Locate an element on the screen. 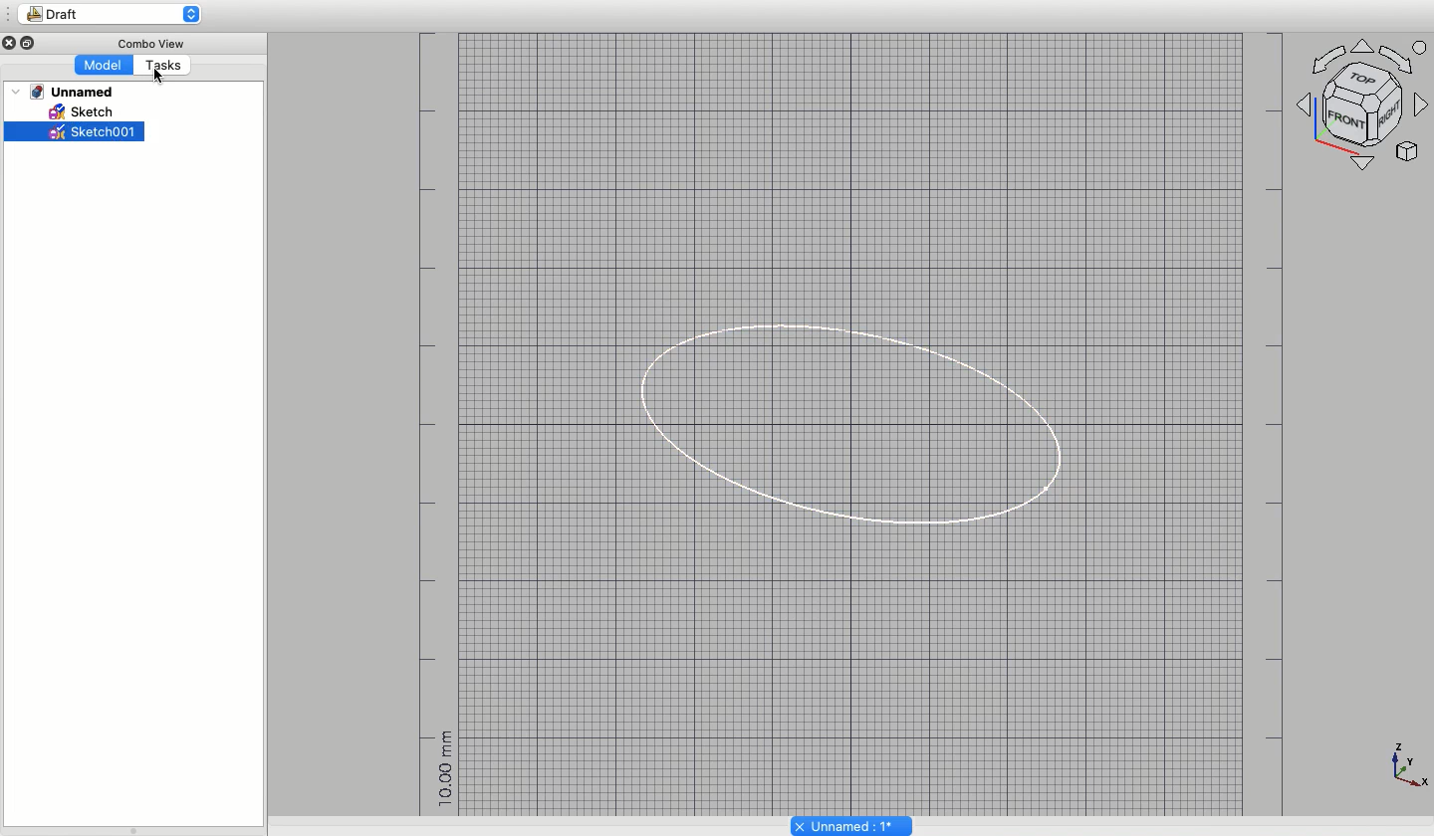 The image size is (1434, 836). Sketch is located at coordinates (82, 111).